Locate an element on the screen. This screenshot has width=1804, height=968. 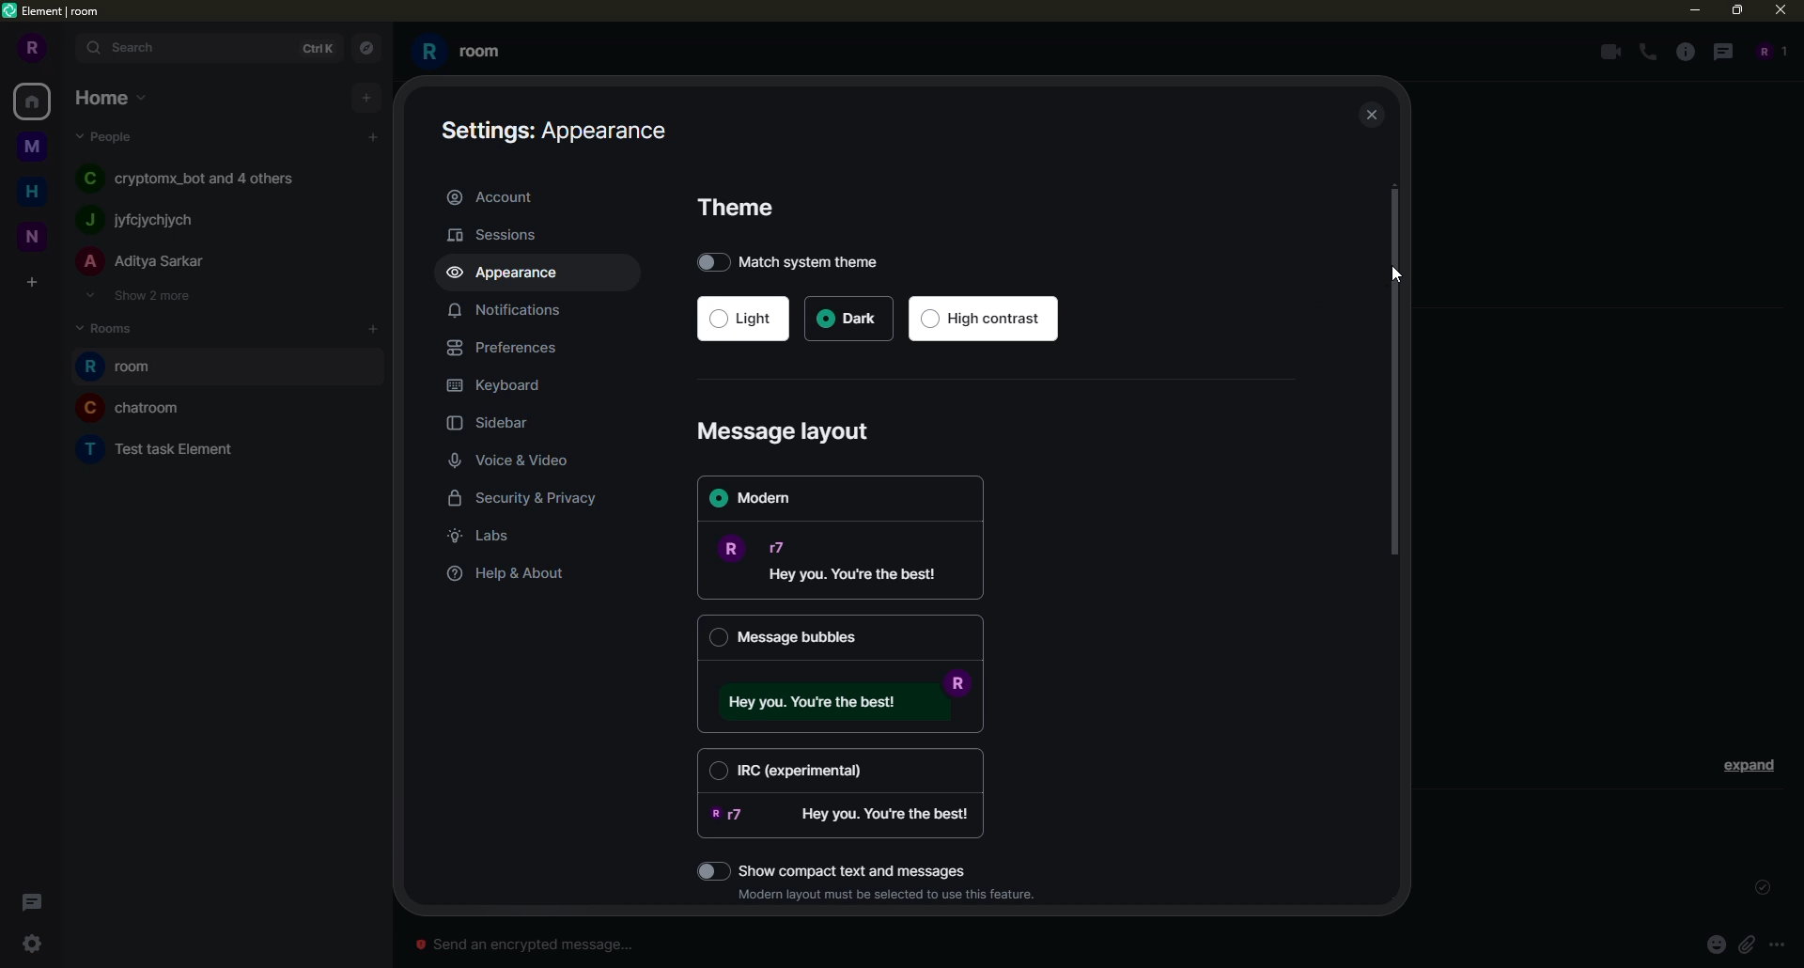
security & privacy is located at coordinates (537, 501).